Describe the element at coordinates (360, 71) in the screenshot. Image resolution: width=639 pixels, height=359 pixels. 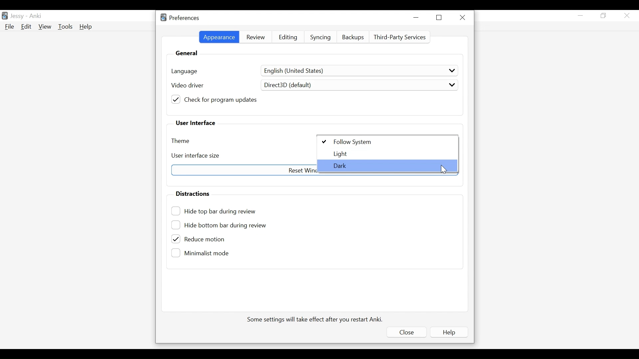
I see `English (United States)` at that location.